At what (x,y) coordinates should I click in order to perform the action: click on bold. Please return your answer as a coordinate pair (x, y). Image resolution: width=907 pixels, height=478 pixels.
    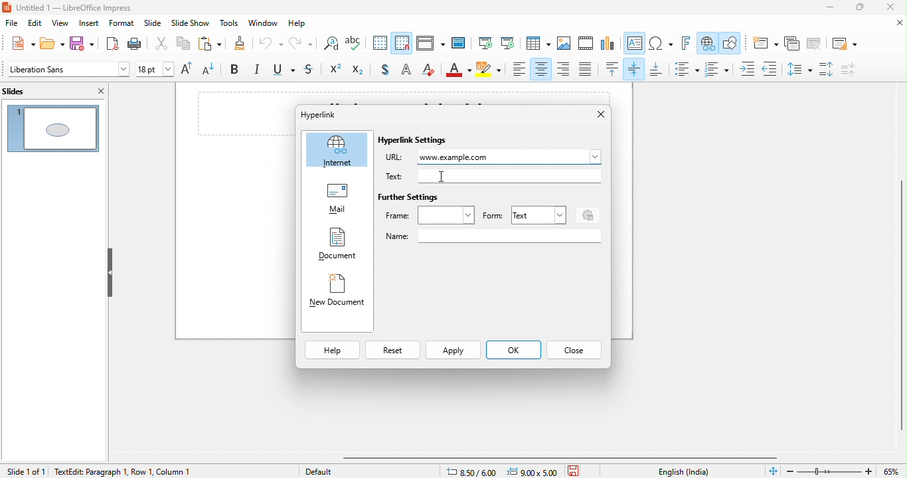
    Looking at the image, I should click on (237, 70).